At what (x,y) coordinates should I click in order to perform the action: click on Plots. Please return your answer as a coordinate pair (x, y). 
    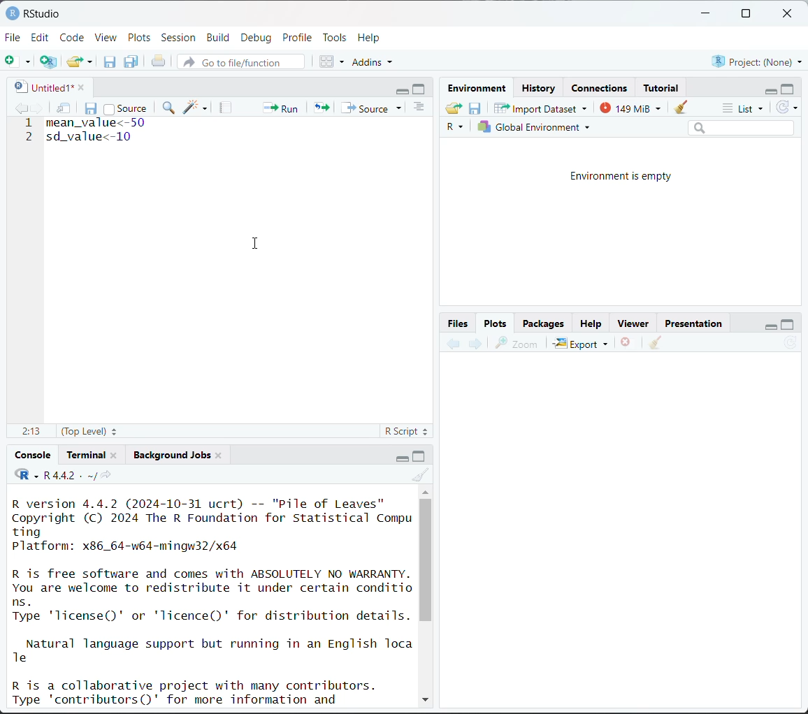
    Looking at the image, I should click on (496, 322).